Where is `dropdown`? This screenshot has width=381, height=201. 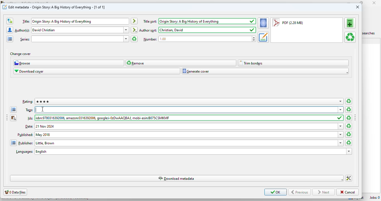
dropdown is located at coordinates (349, 152).